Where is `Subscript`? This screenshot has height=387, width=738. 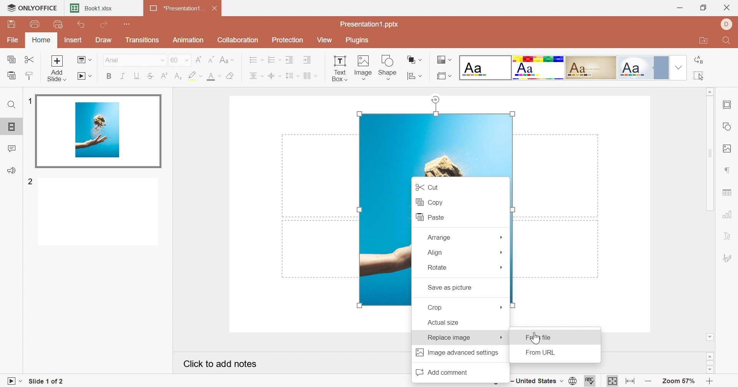 Subscript is located at coordinates (178, 76).